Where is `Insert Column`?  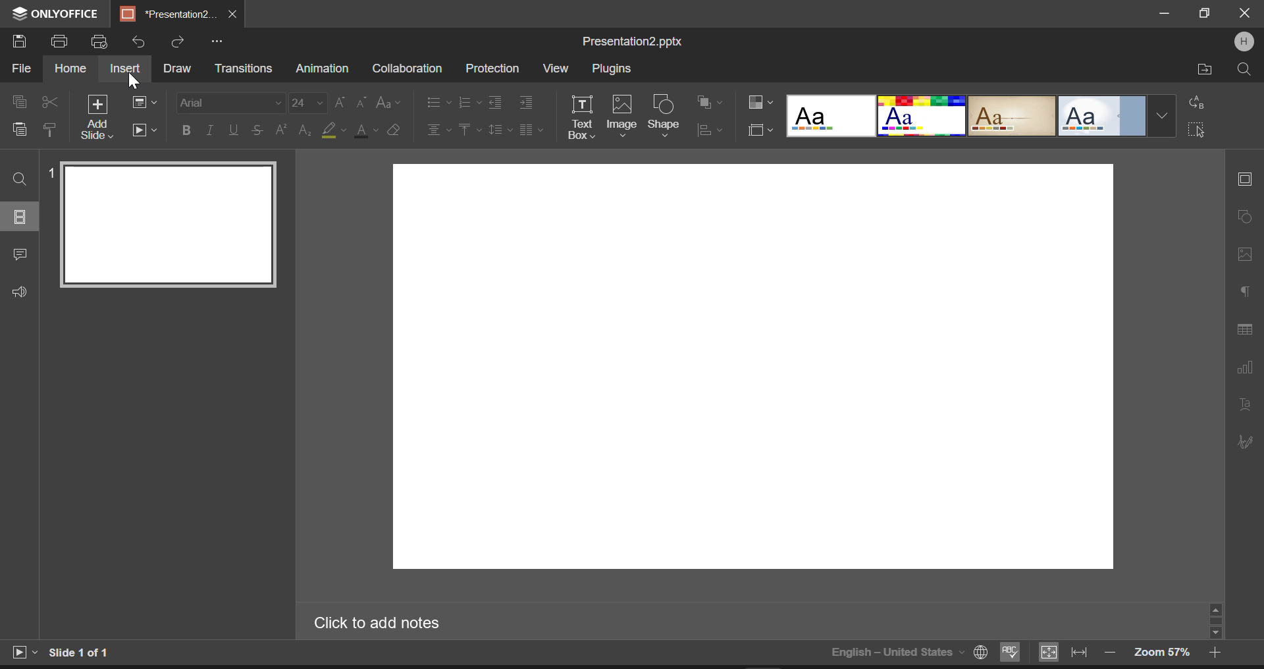
Insert Column is located at coordinates (529, 128).